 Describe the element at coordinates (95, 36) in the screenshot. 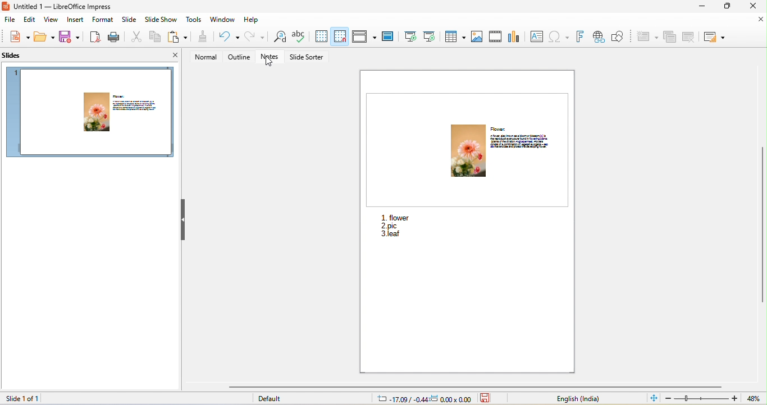

I see `export directly as pdf` at that location.